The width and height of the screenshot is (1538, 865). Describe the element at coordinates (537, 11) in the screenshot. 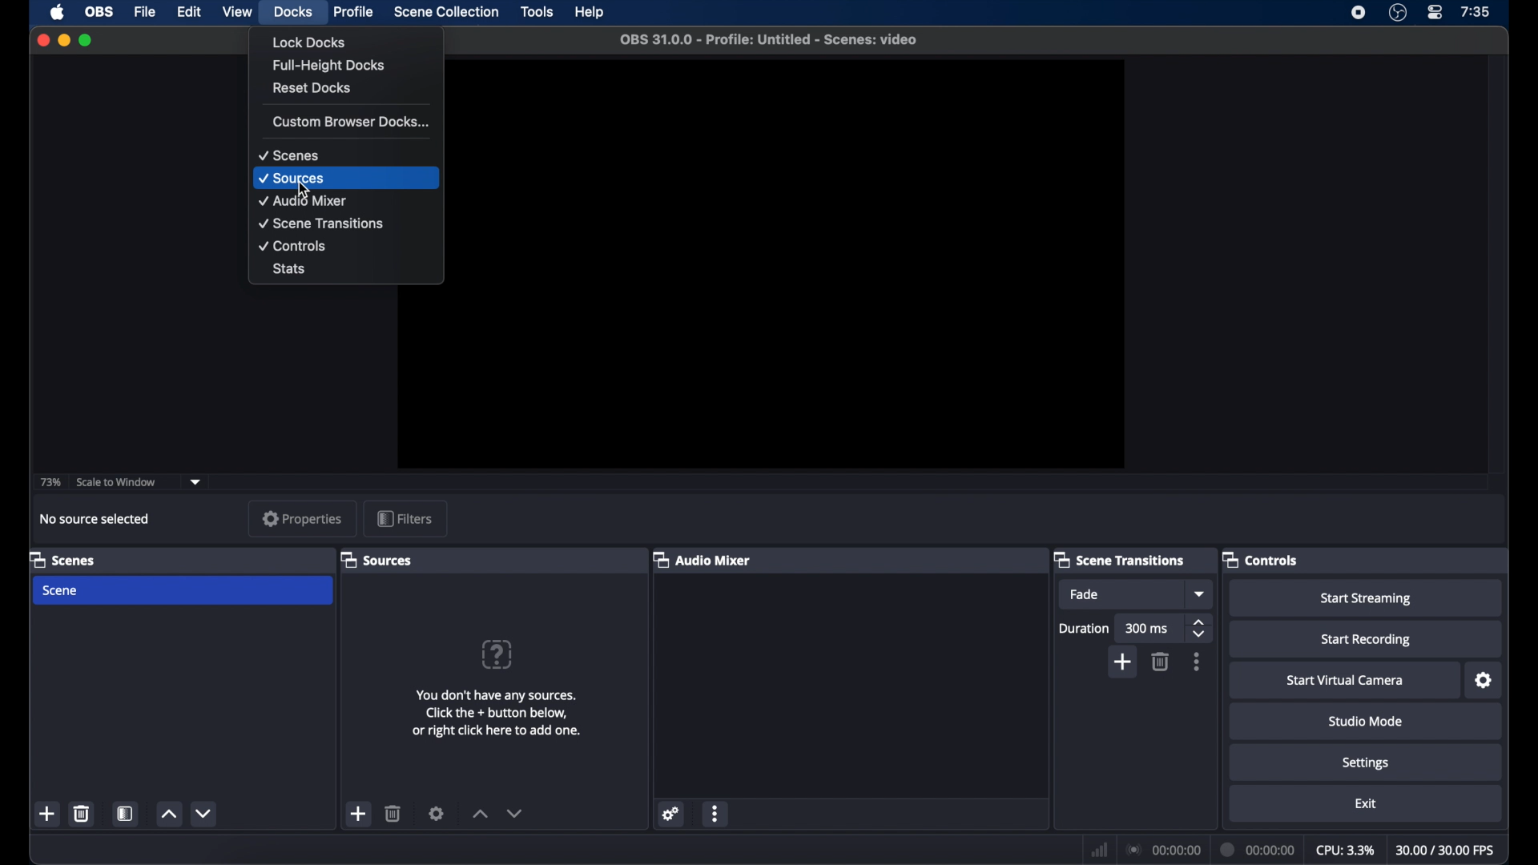

I see `tools` at that location.